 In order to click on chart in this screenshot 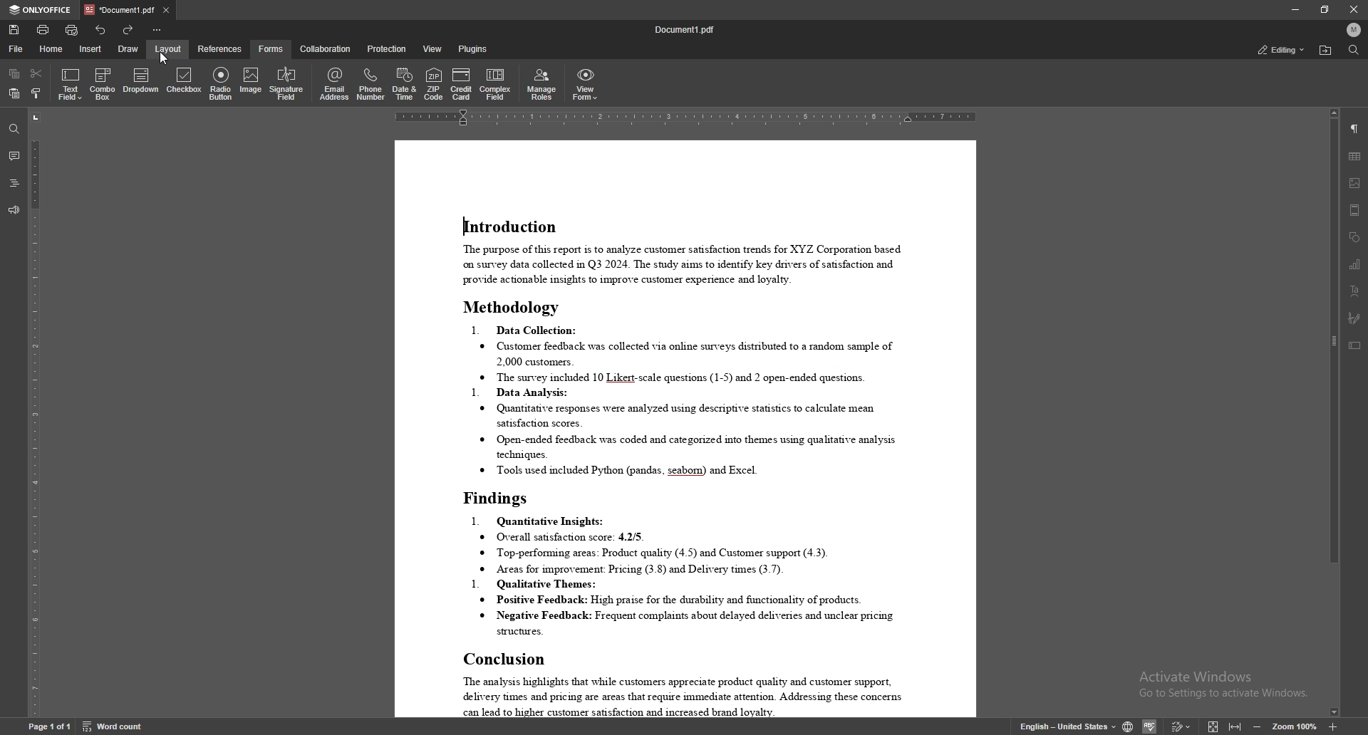, I will do `click(1355, 264)`.